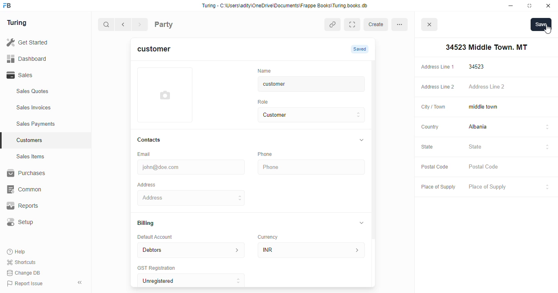 This screenshot has width=558, height=293. I want to click on State, so click(509, 147).